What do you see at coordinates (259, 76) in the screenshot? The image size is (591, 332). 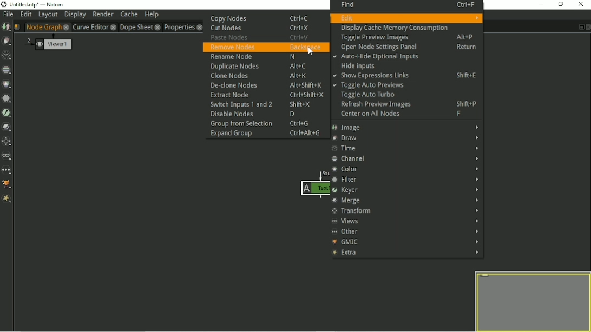 I see `Clone Nodes` at bounding box center [259, 76].